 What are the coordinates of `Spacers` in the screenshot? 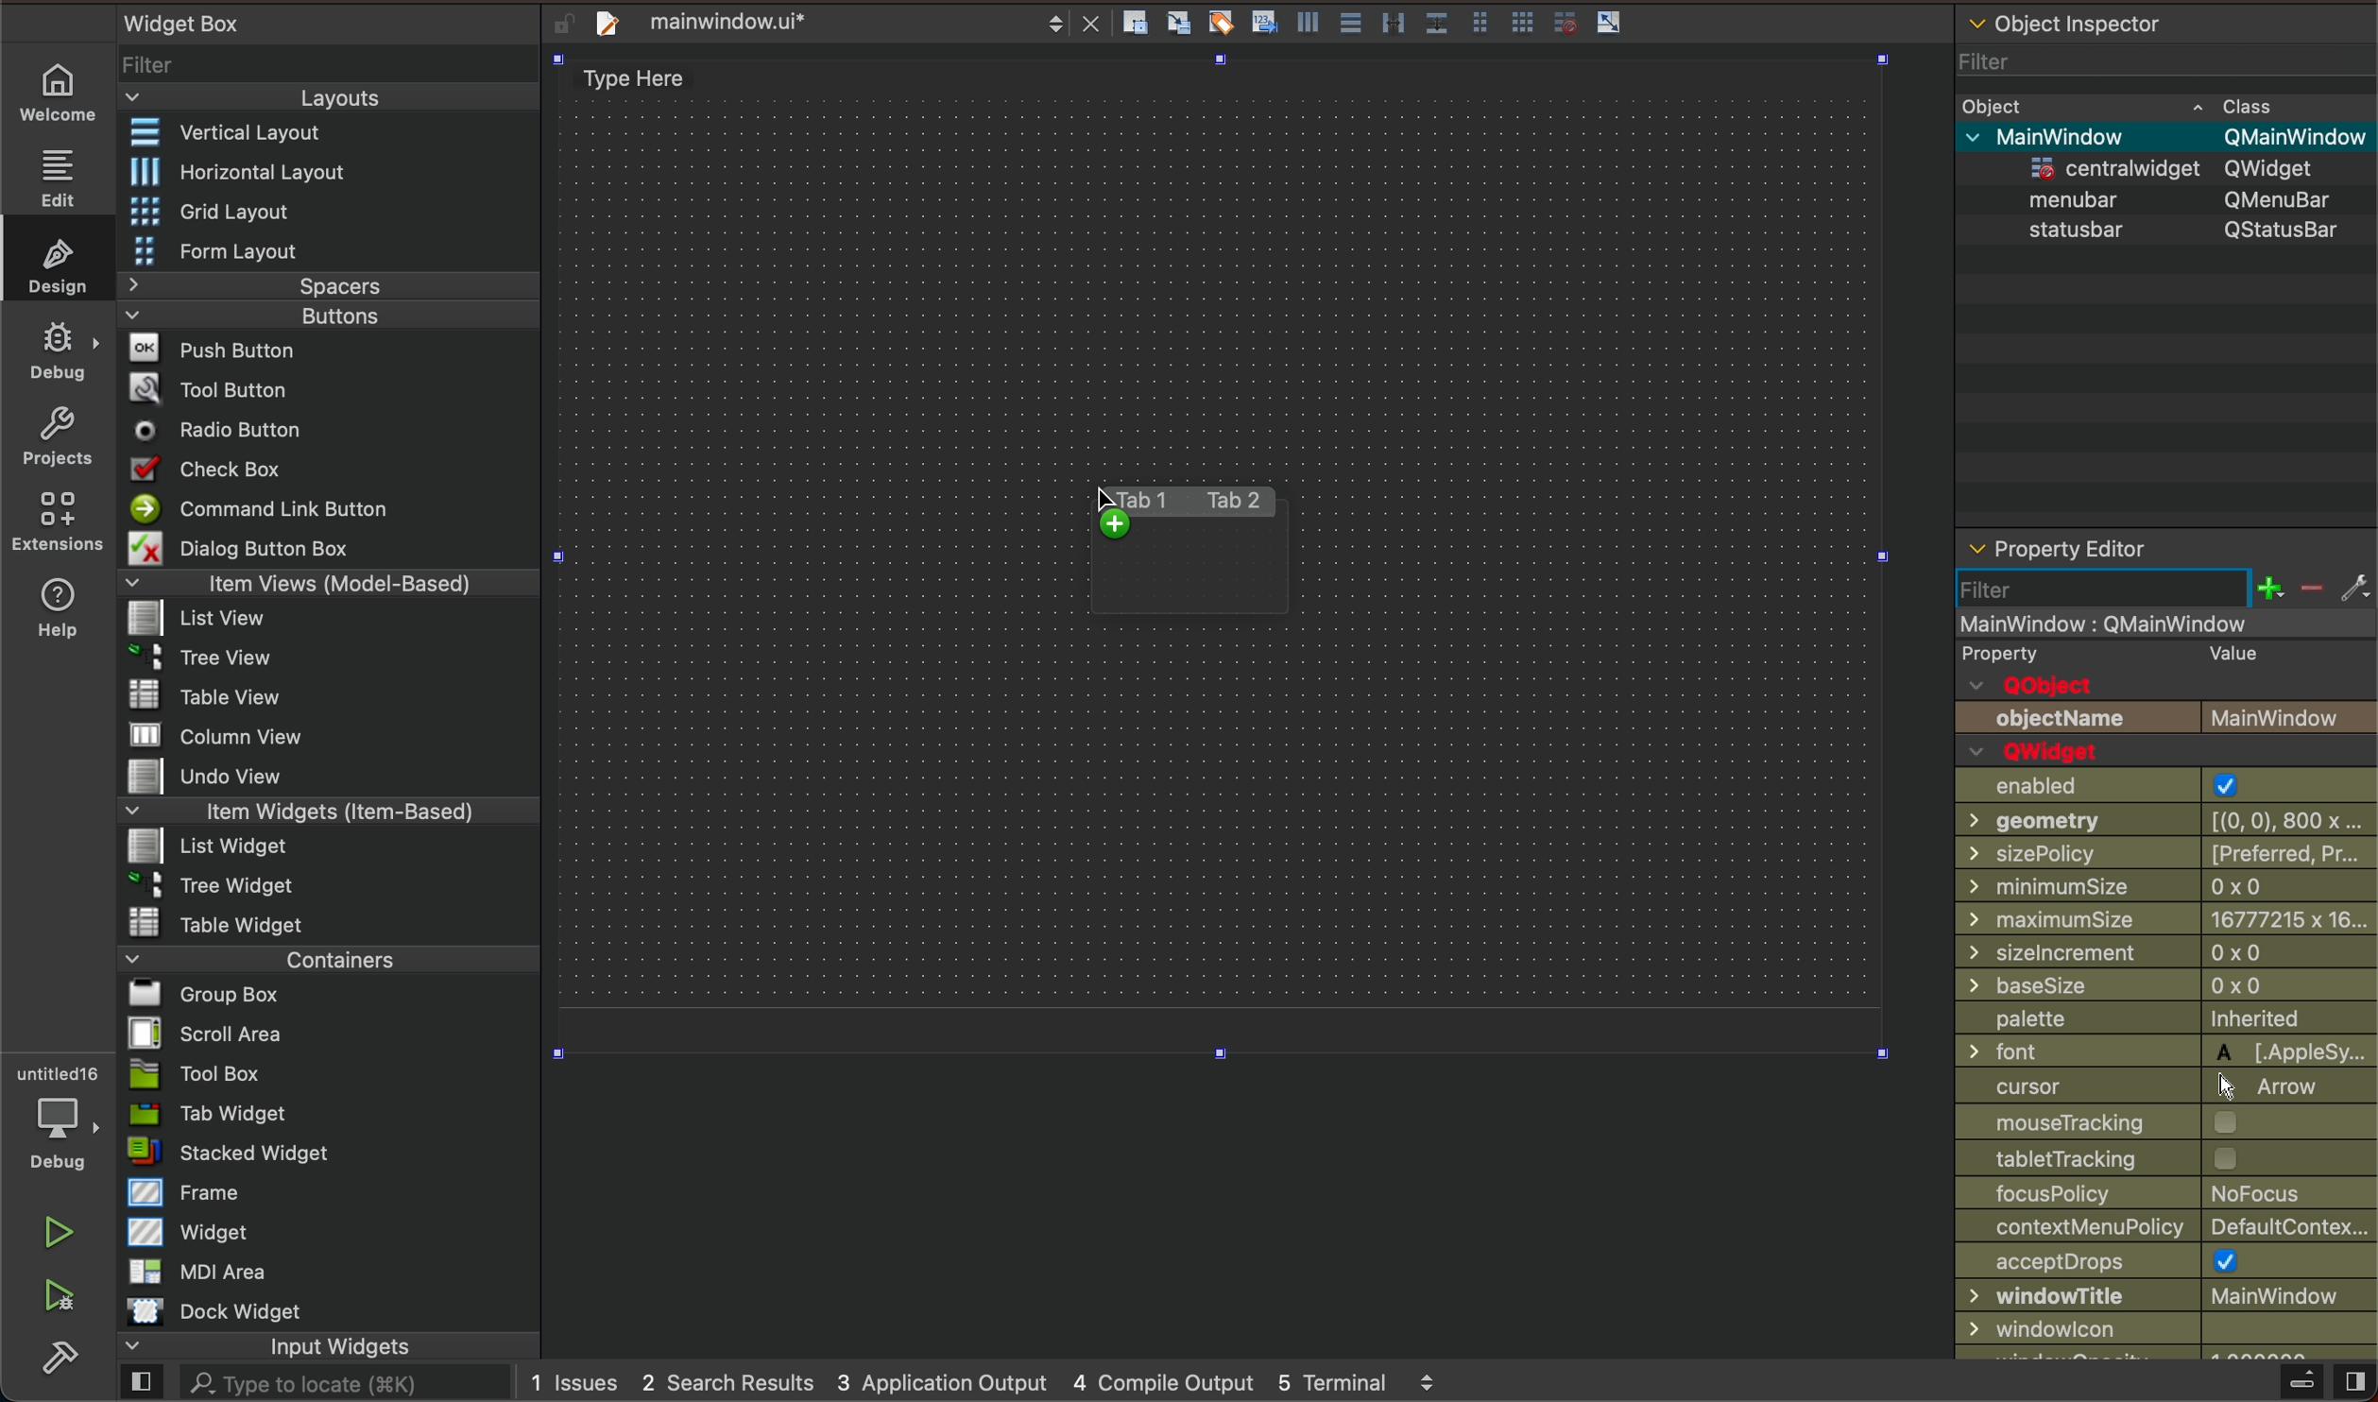 It's located at (331, 287).